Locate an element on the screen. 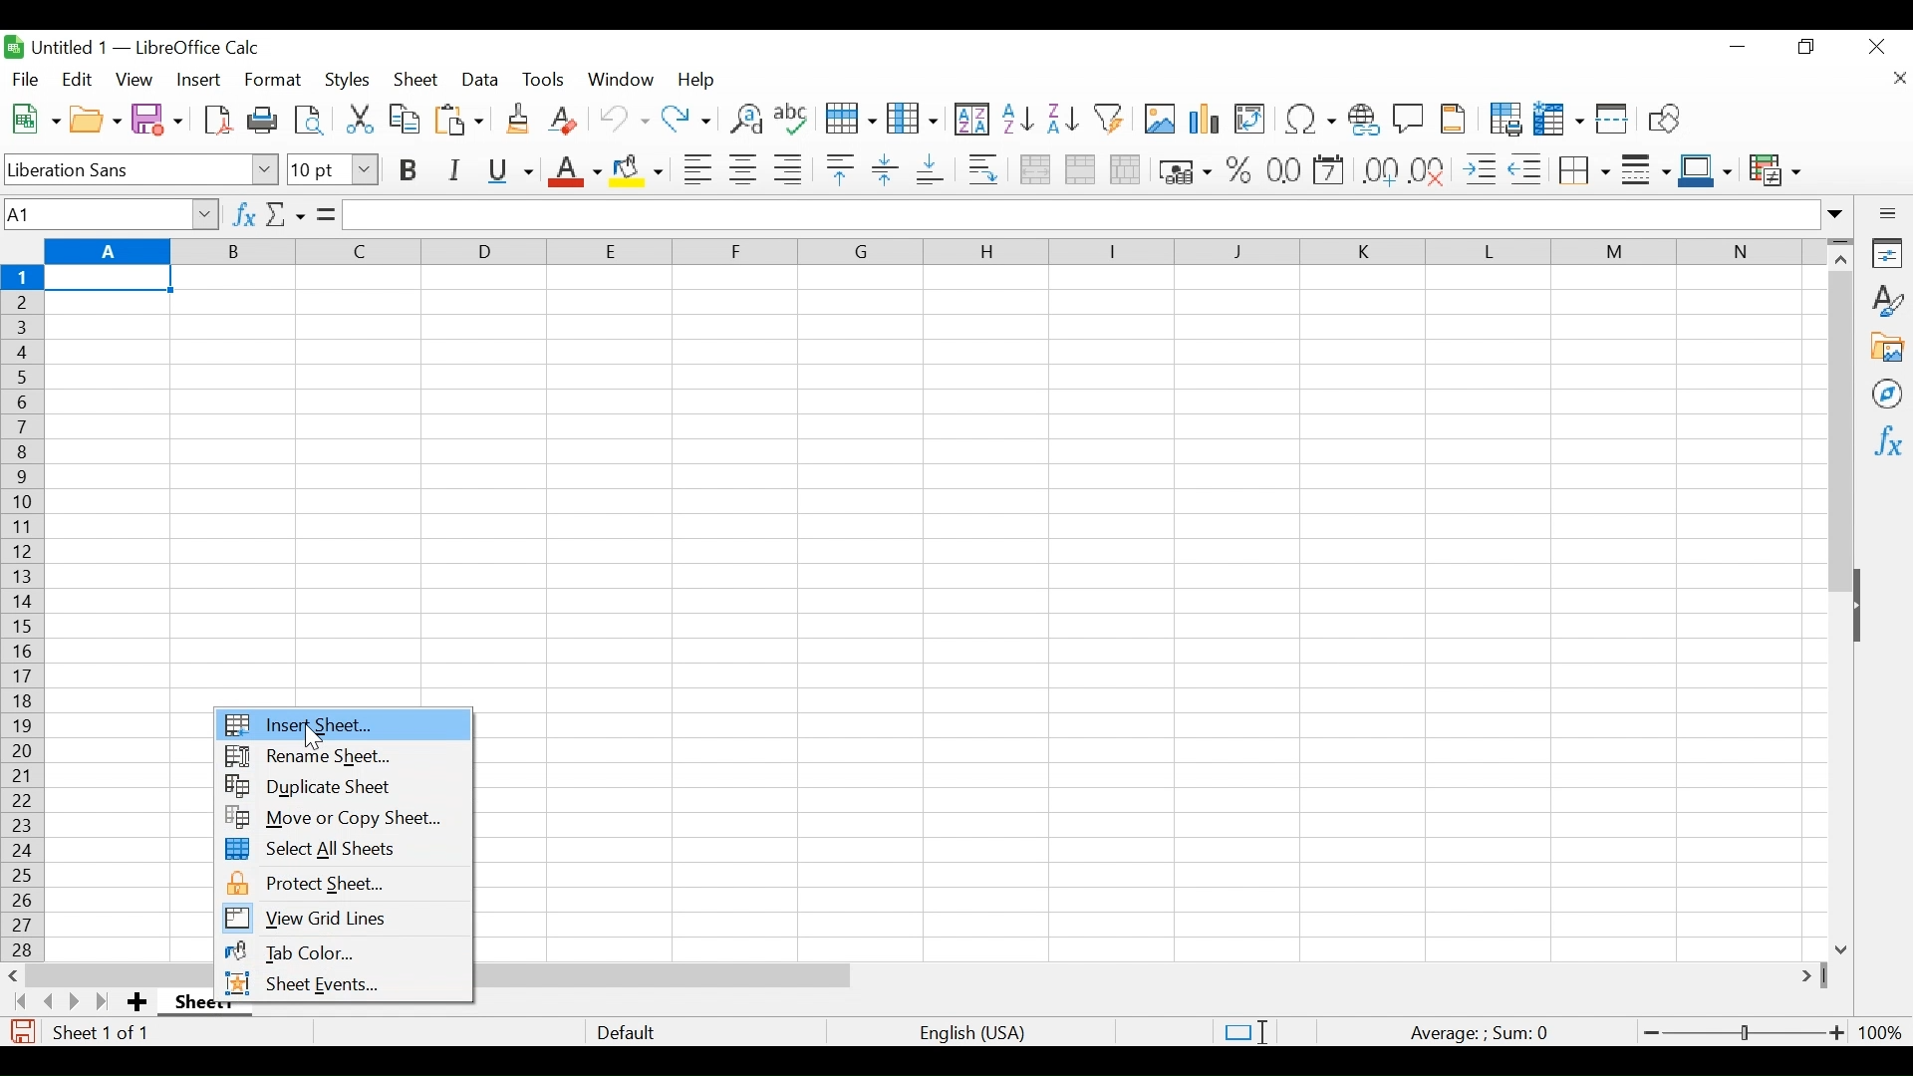 This screenshot has height=1076, width=1913. Format as Date is located at coordinates (1283, 172).